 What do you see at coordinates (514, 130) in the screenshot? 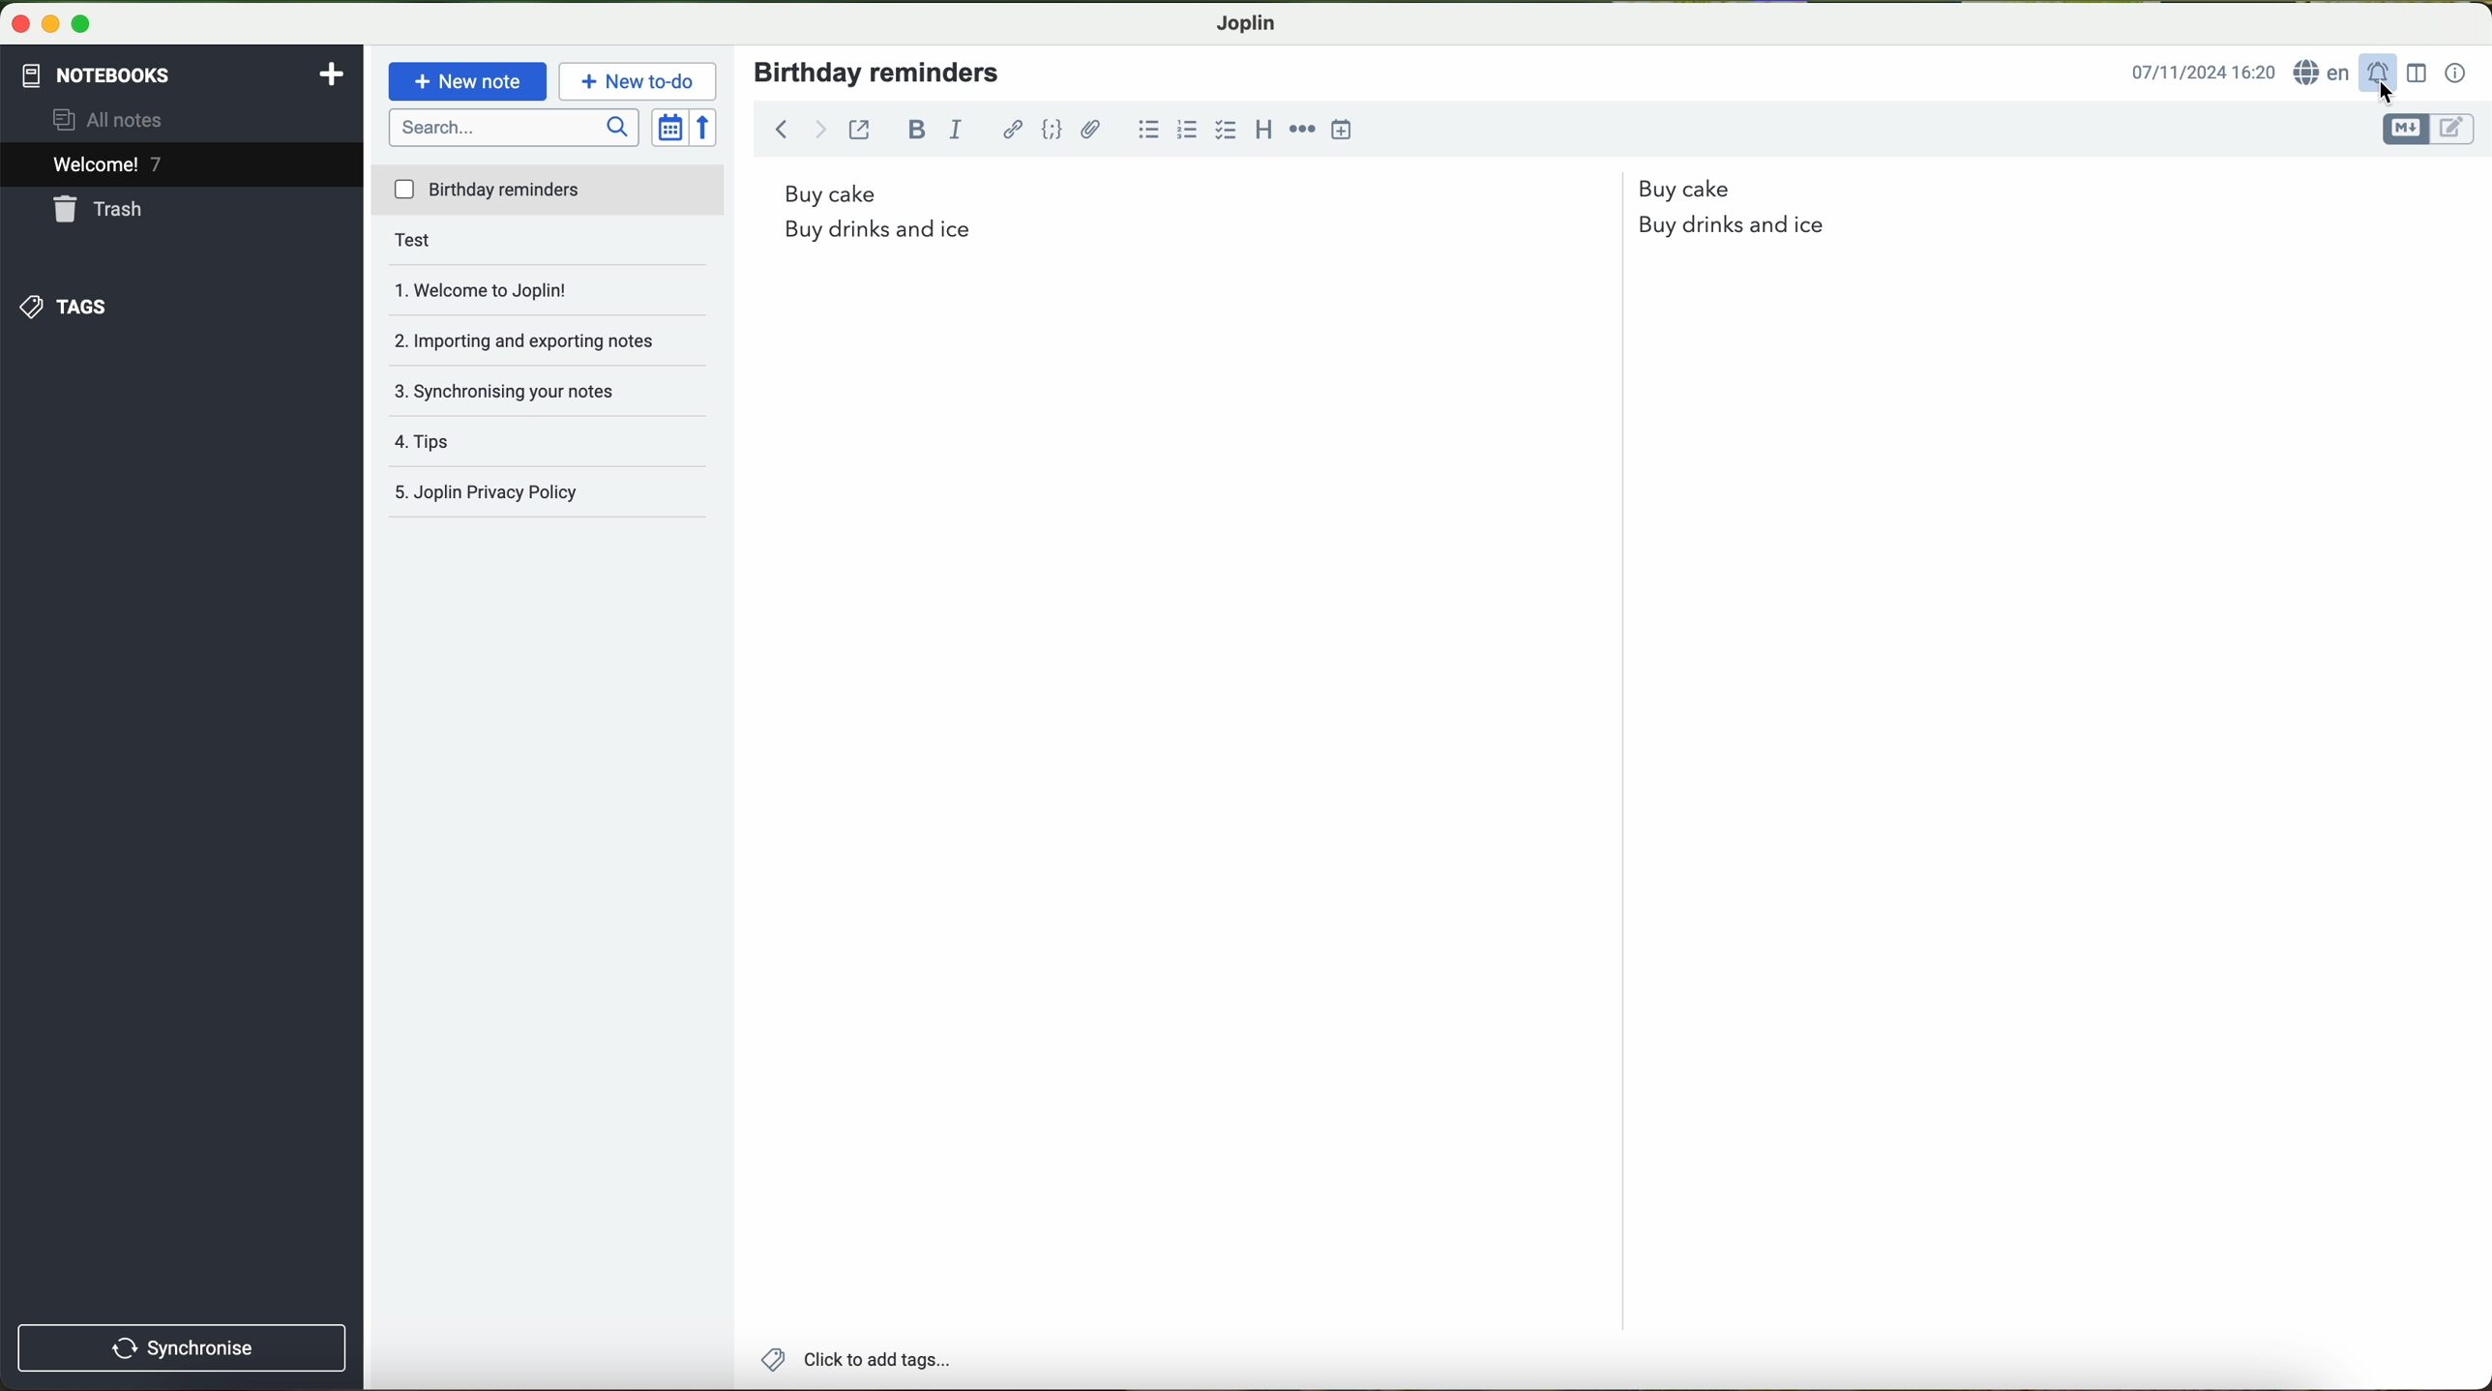
I see `search bar` at bounding box center [514, 130].